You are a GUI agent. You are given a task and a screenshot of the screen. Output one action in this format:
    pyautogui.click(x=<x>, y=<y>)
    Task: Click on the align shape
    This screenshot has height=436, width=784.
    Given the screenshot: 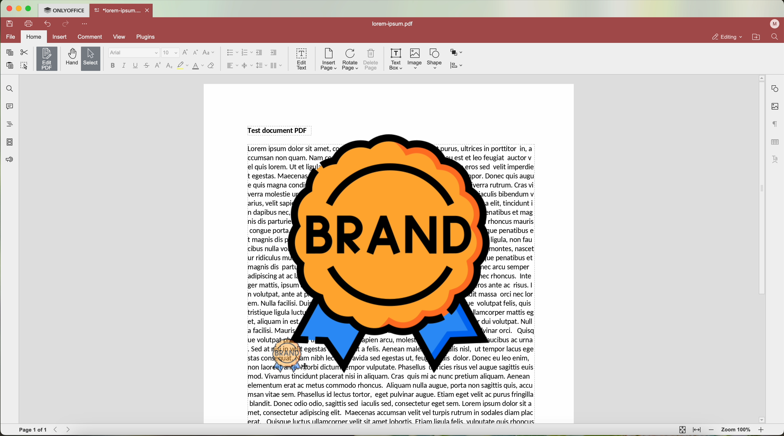 What is the action you would take?
    pyautogui.click(x=458, y=66)
    